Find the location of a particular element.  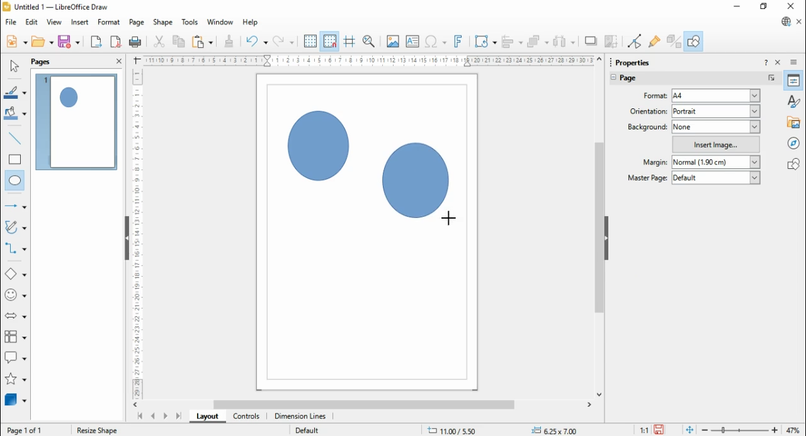

Scale is located at coordinates (368, 60).